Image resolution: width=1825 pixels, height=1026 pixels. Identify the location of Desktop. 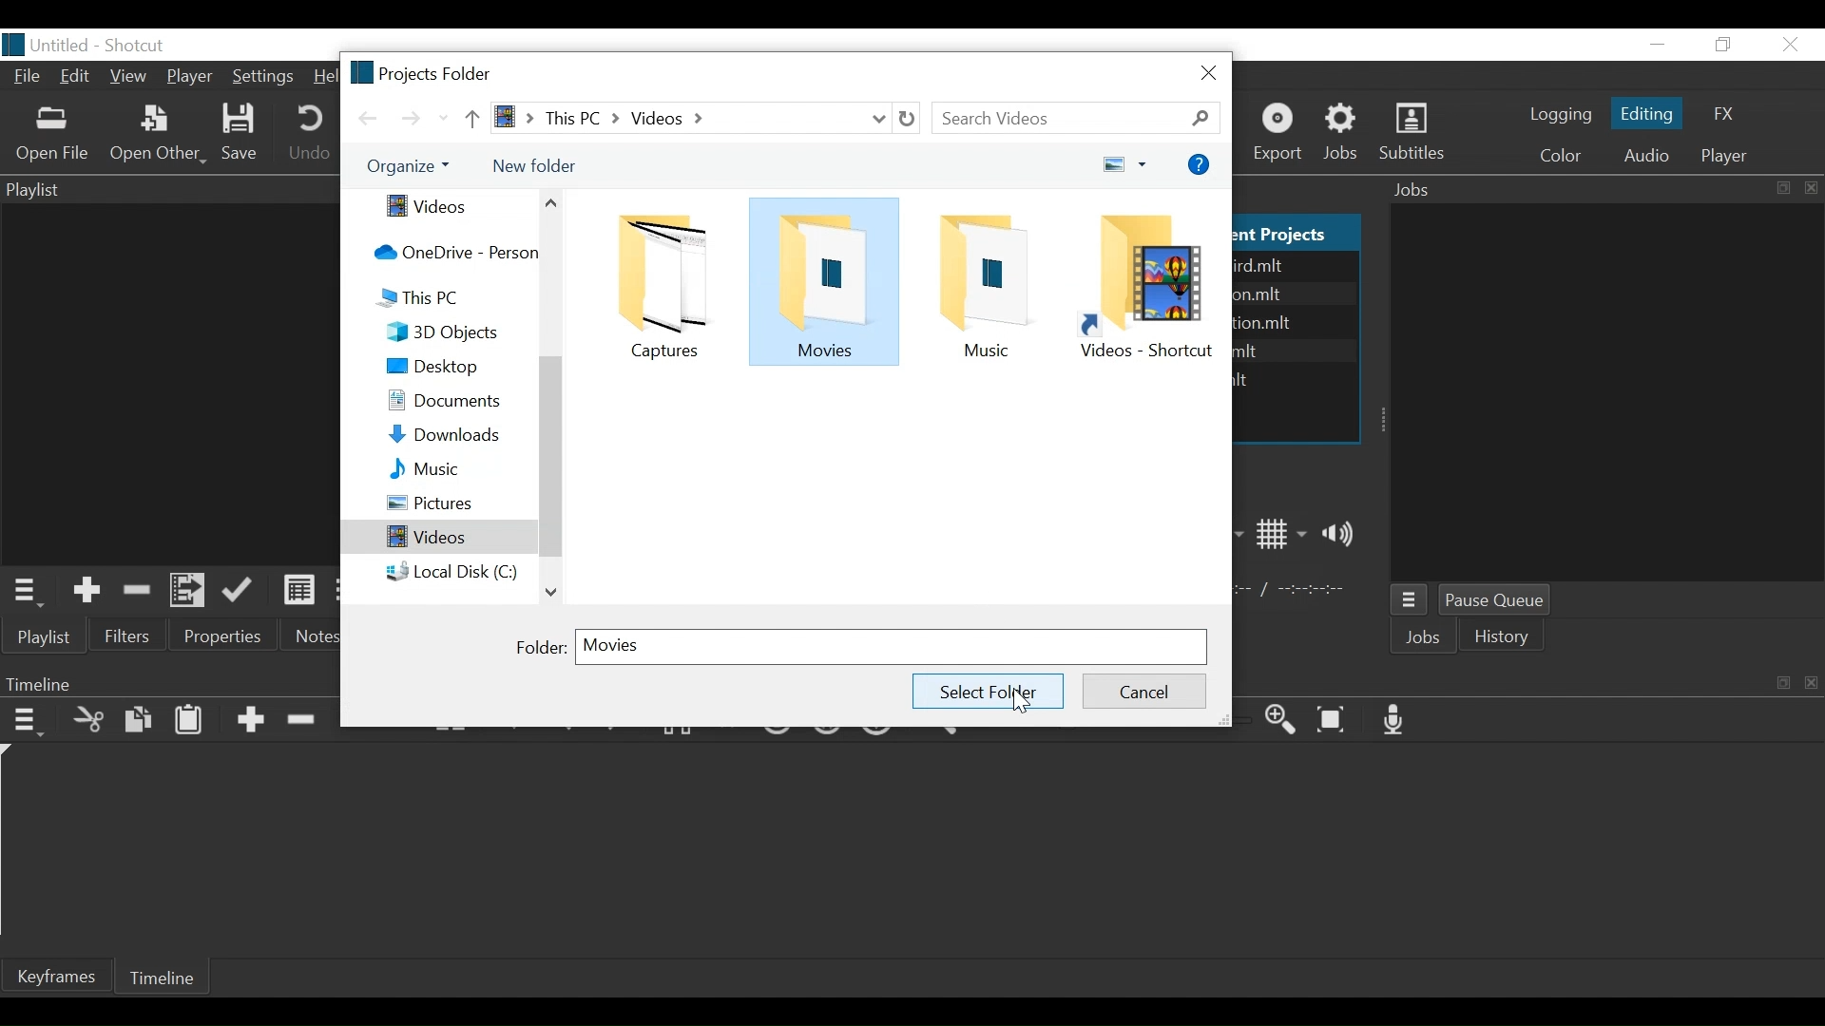
(455, 366).